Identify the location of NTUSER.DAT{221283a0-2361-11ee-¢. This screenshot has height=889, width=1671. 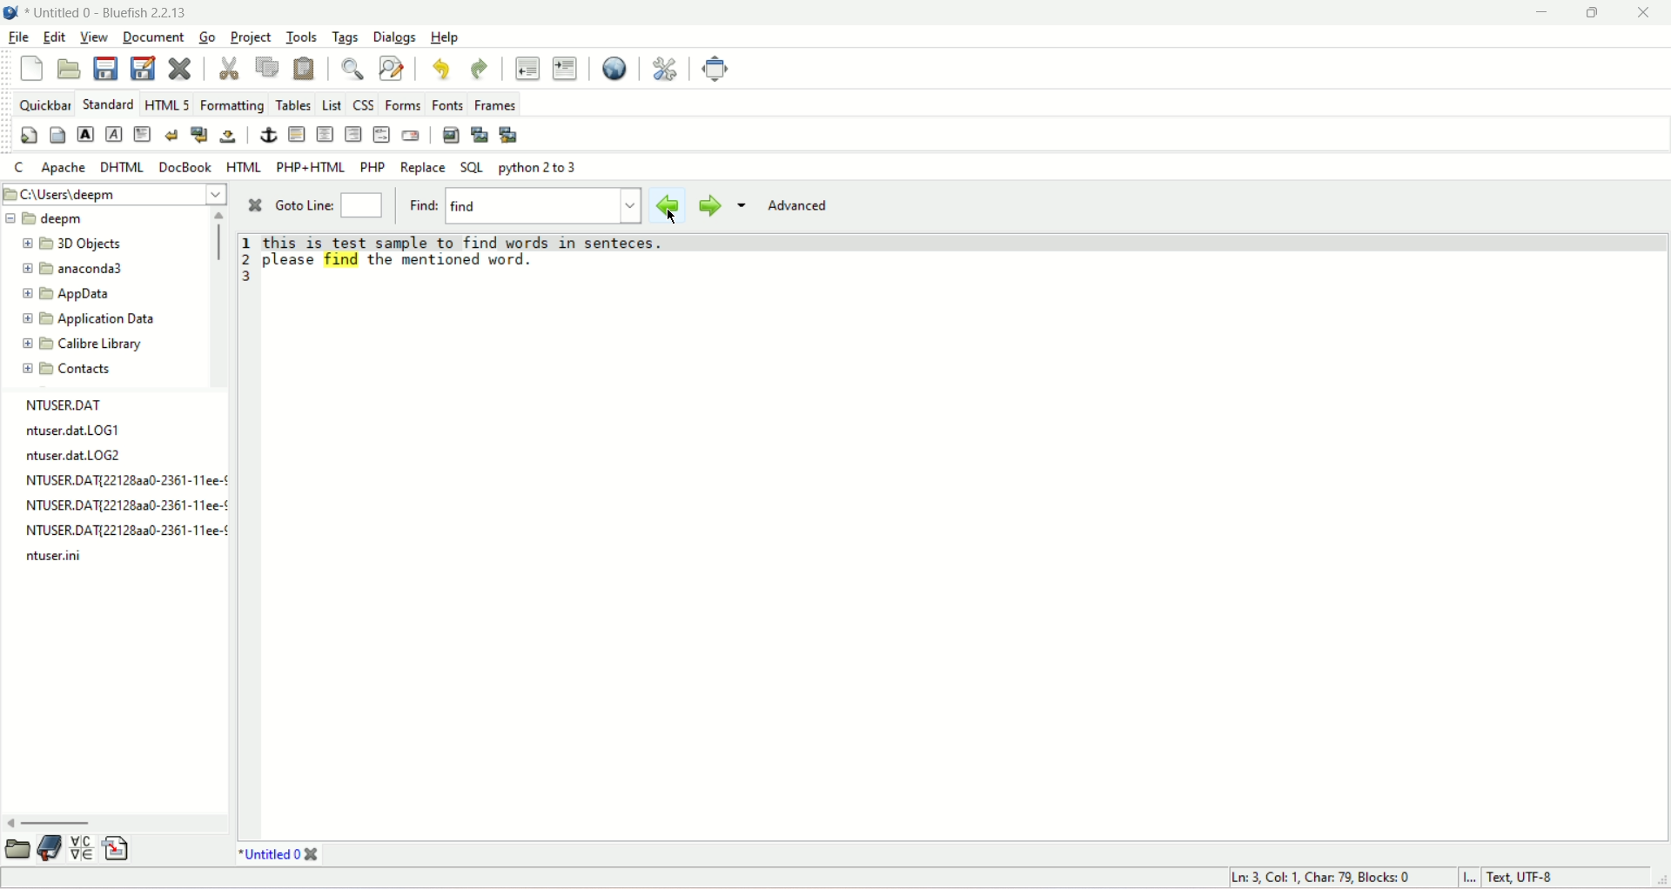
(120, 505).